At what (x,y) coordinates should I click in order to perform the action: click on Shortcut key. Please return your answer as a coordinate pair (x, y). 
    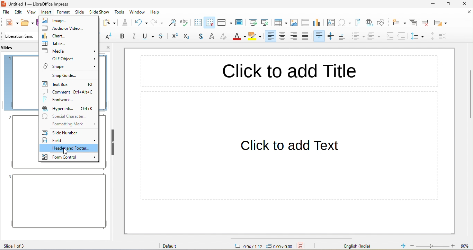
    Looking at the image, I should click on (90, 84).